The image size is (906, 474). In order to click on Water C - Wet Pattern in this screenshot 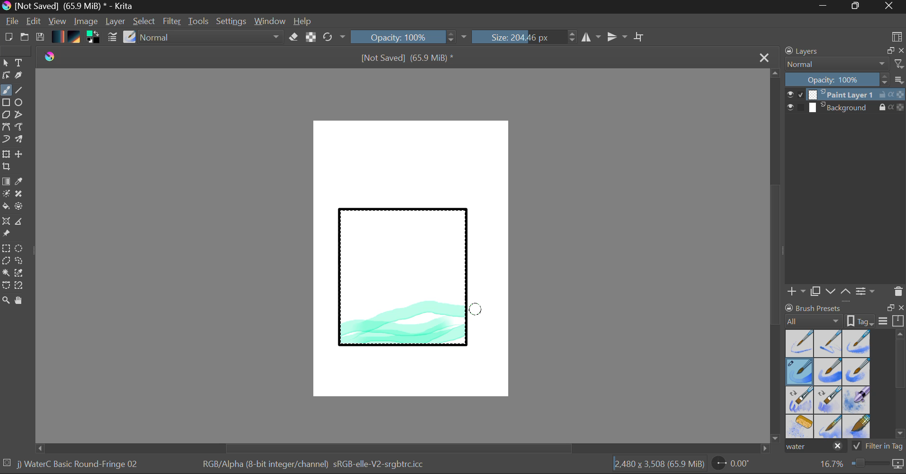, I will do `click(856, 343)`.